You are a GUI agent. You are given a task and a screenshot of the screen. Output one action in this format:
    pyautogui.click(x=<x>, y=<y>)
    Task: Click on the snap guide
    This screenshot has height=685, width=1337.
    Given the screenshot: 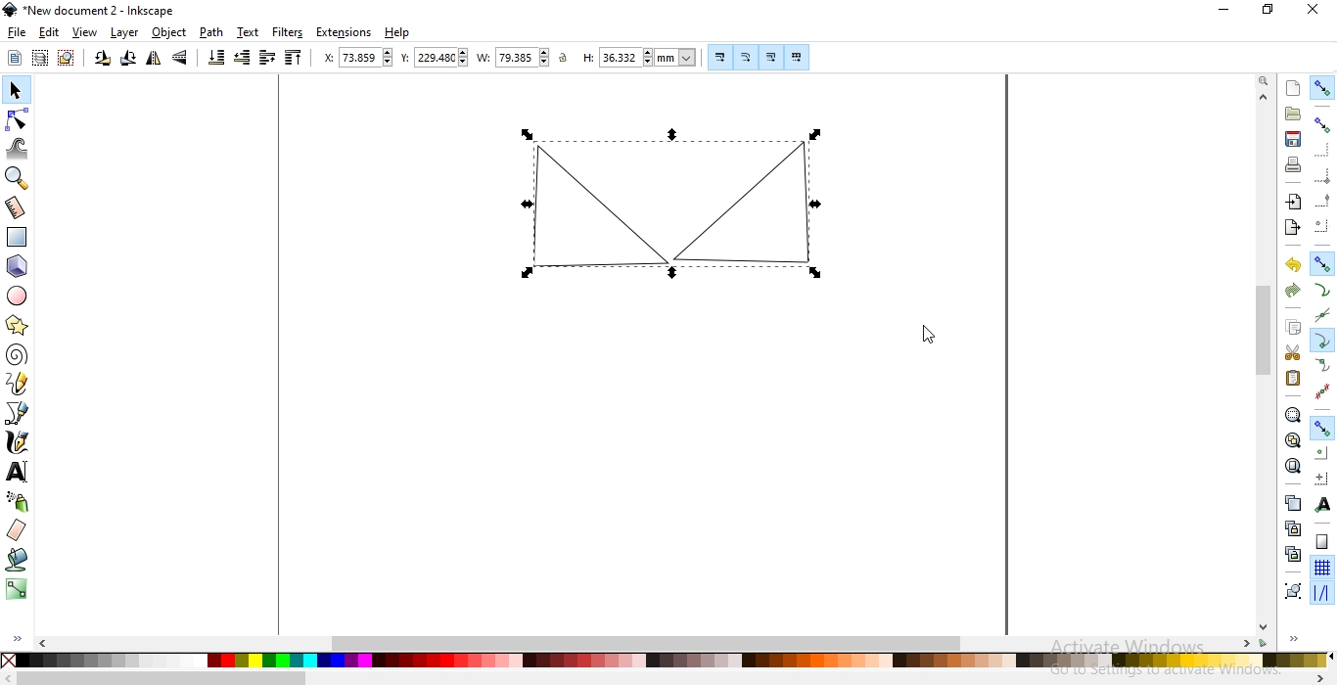 What is the action you would take?
    pyautogui.click(x=1321, y=594)
    